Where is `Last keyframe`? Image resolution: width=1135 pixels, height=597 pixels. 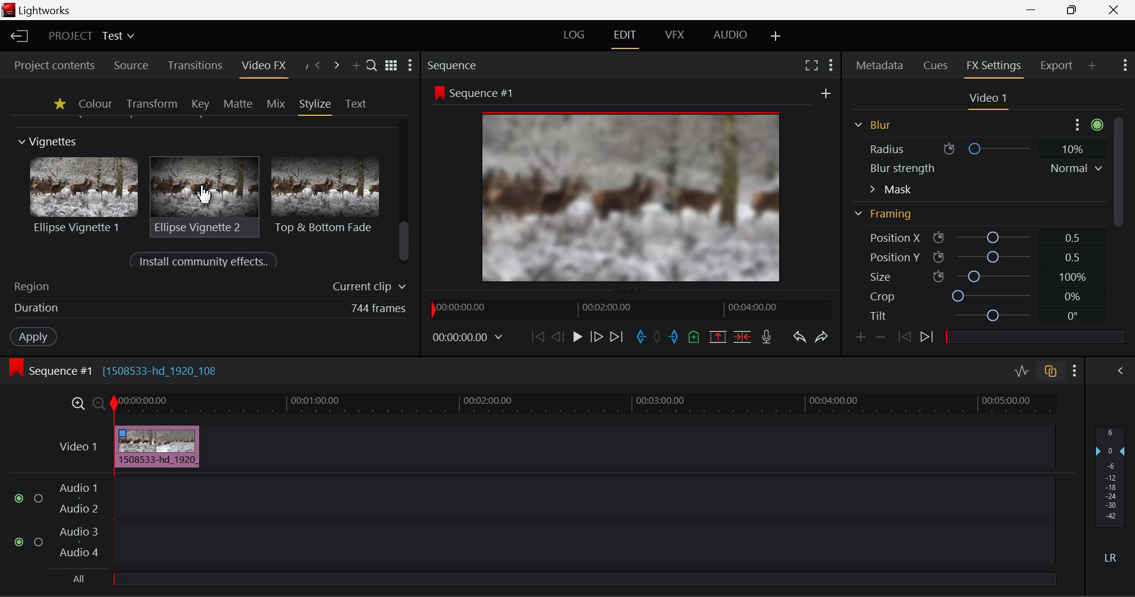
Last keyframe is located at coordinates (905, 339).